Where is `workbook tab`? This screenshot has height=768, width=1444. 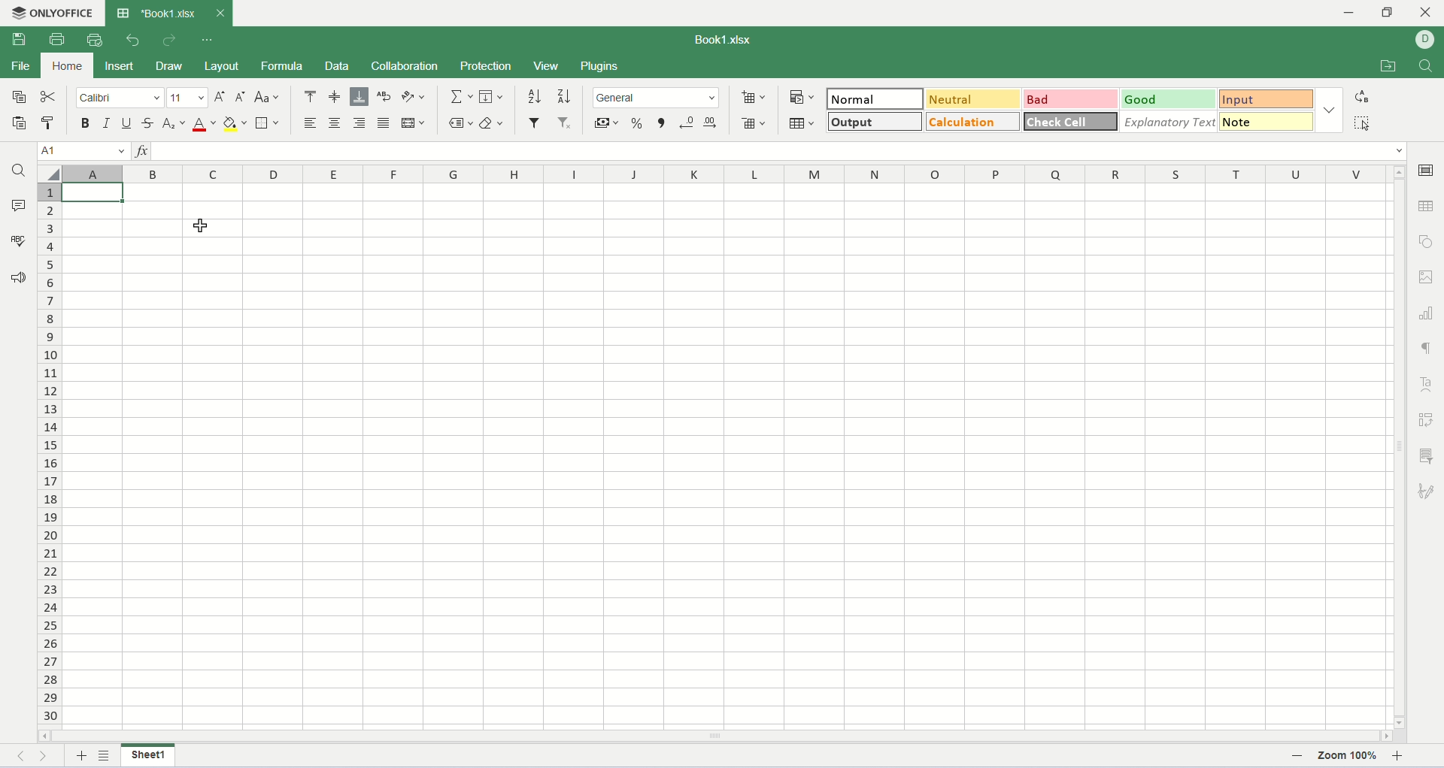 workbook tab is located at coordinates (159, 13).